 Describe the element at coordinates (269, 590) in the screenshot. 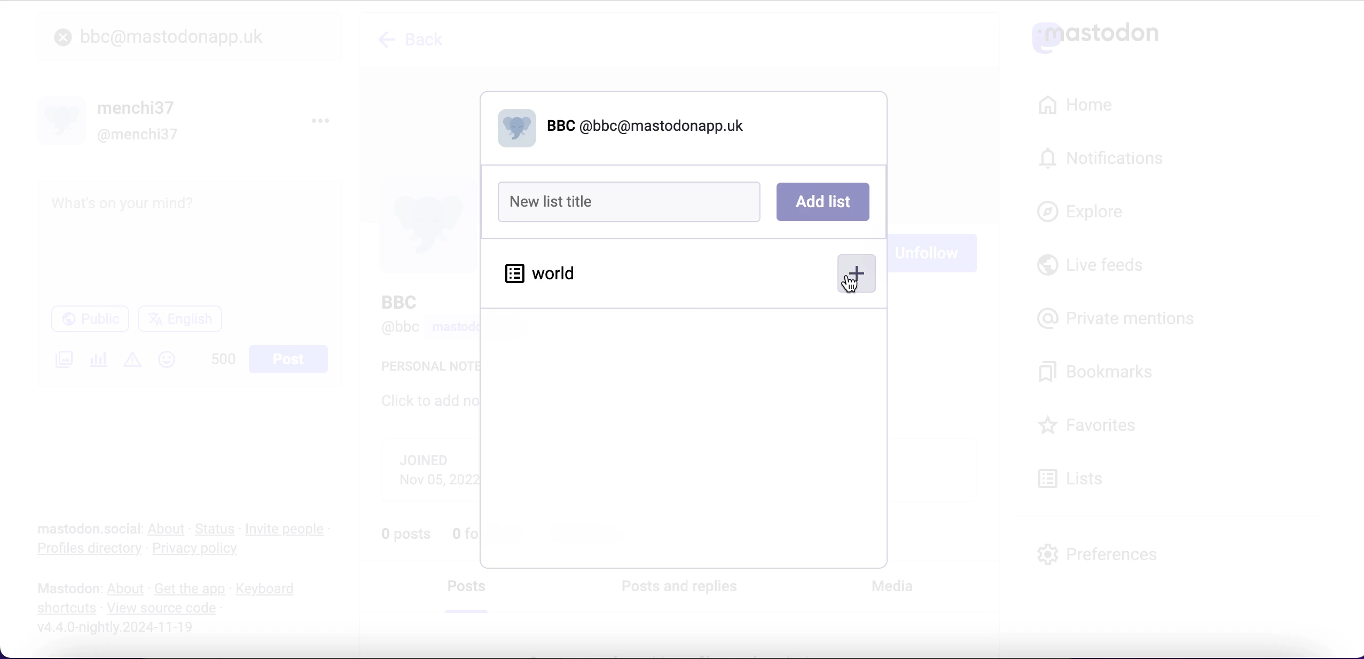

I see `keyboard` at that location.